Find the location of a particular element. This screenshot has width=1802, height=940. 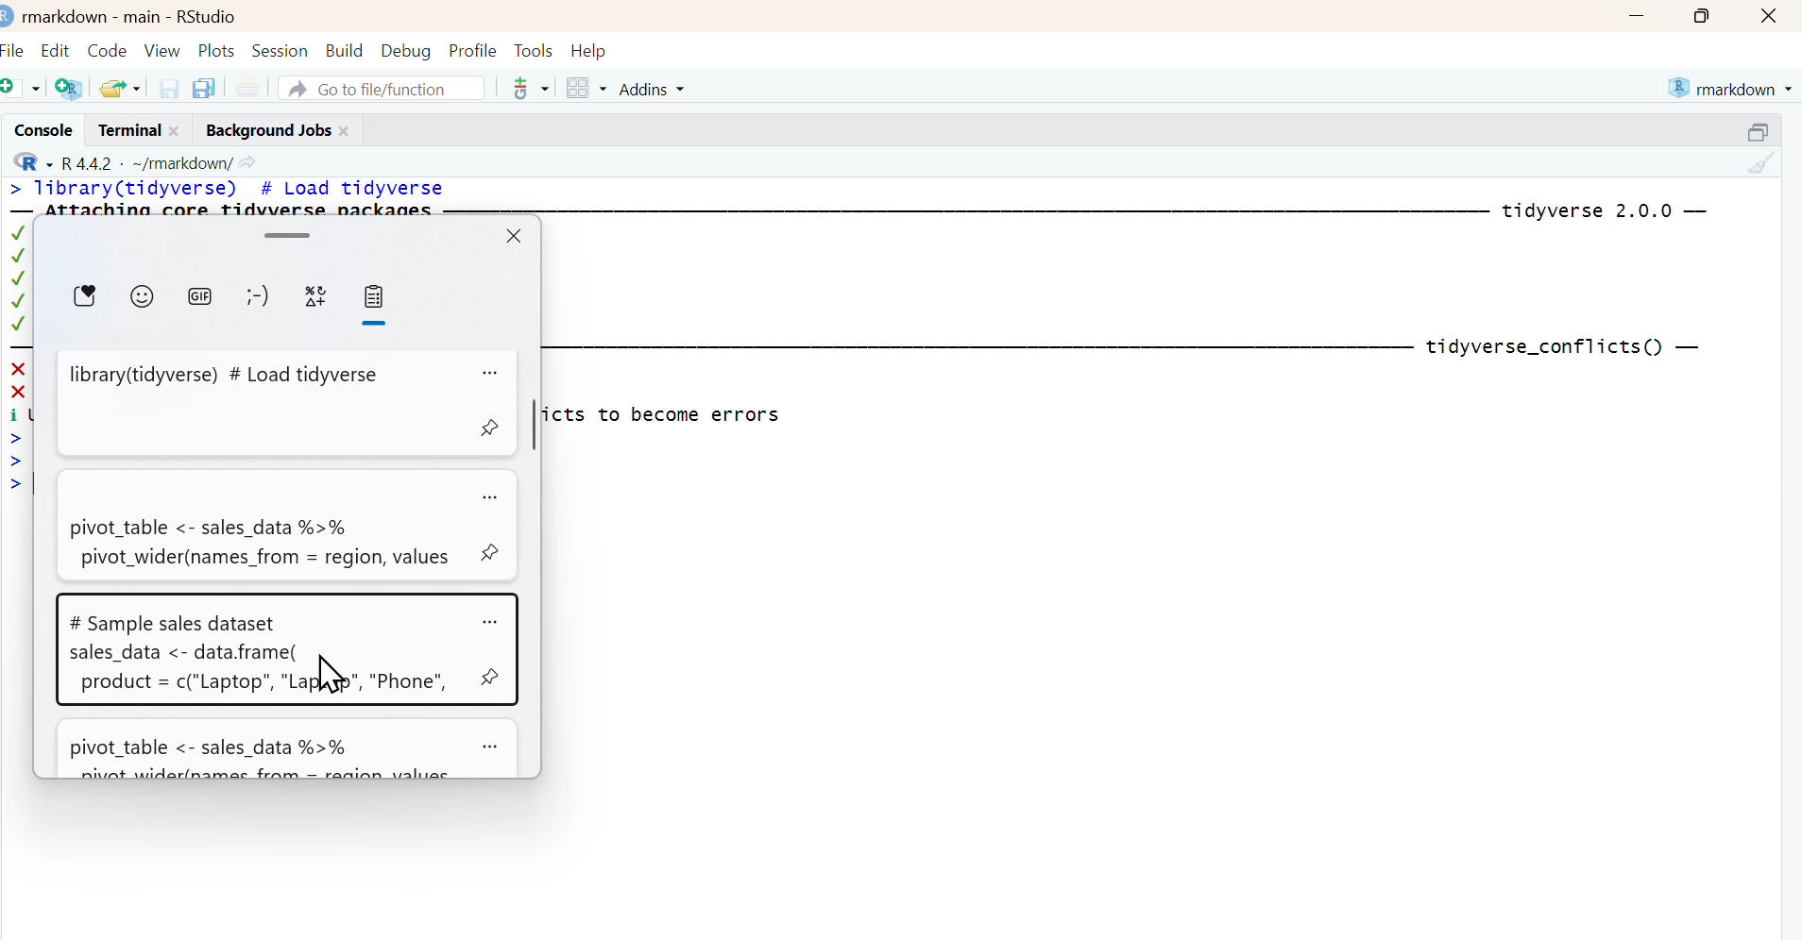

vertical scrollbar is located at coordinates (535, 427).